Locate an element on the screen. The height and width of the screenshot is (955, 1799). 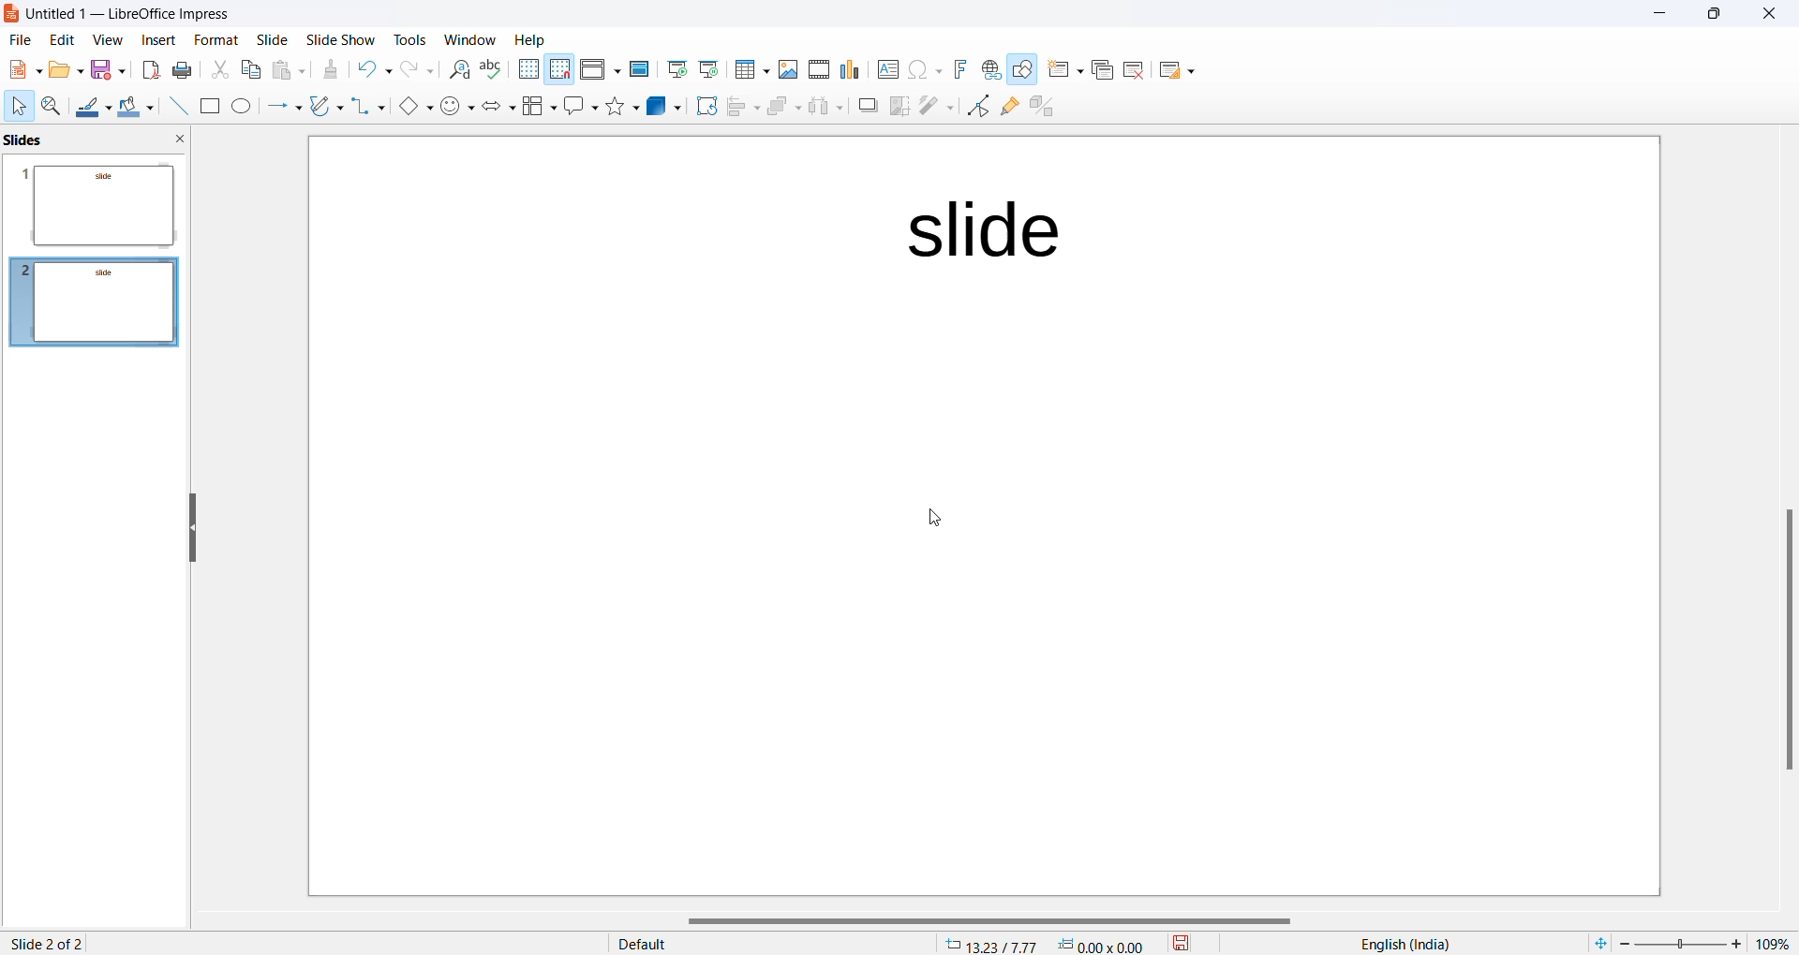
current slide is located at coordinates (985, 517).